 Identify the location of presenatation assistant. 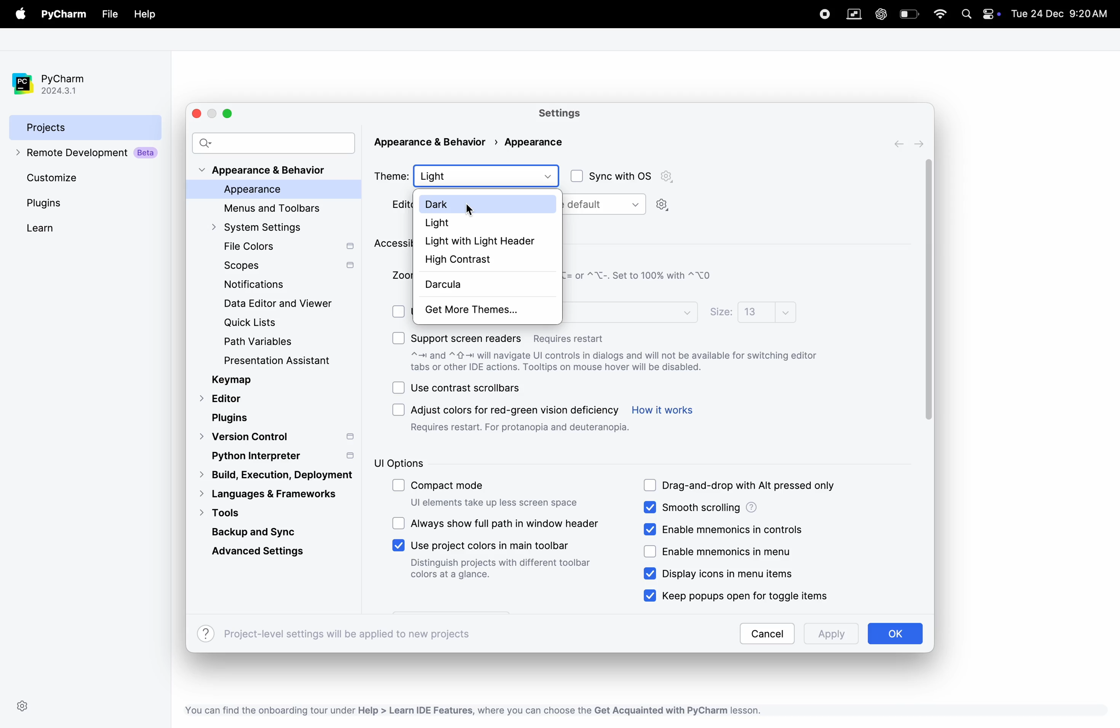
(291, 362).